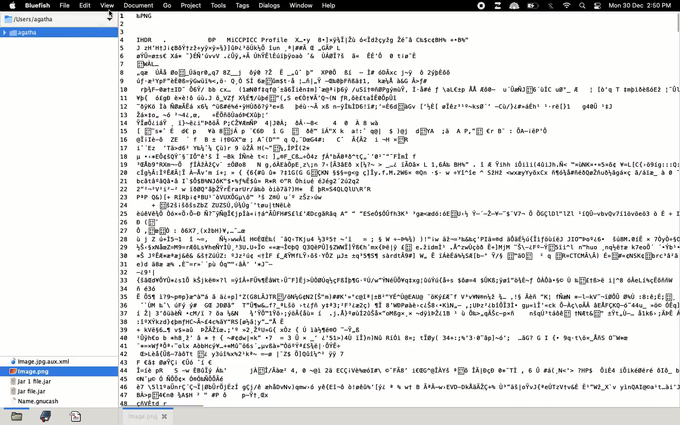 Image resolution: width=680 pixels, height=425 pixels. I want to click on xml, so click(39, 361).